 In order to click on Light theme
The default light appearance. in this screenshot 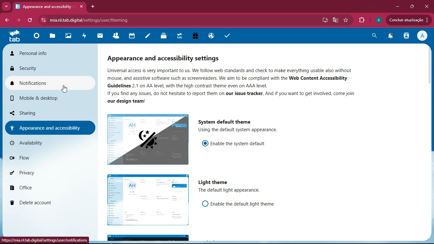, I will do `click(229, 186)`.